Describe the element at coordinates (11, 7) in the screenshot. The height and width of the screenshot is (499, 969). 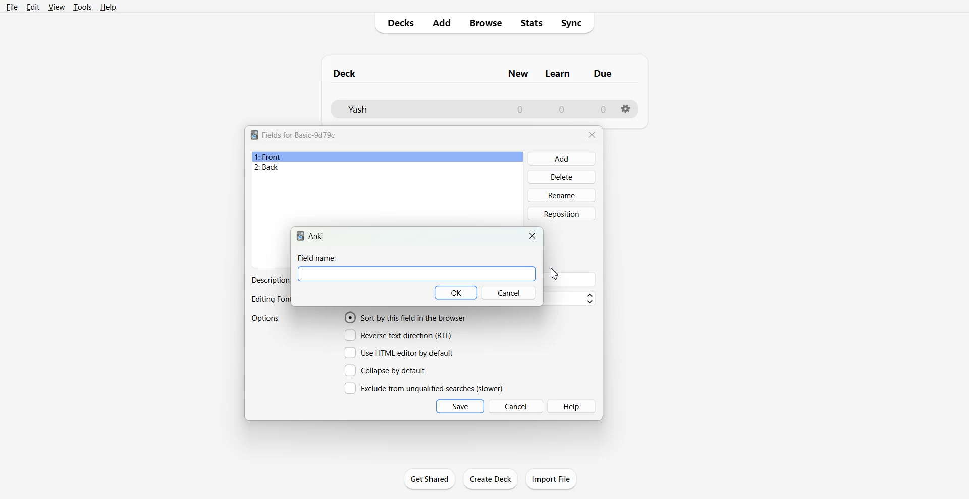
I see `File` at that location.